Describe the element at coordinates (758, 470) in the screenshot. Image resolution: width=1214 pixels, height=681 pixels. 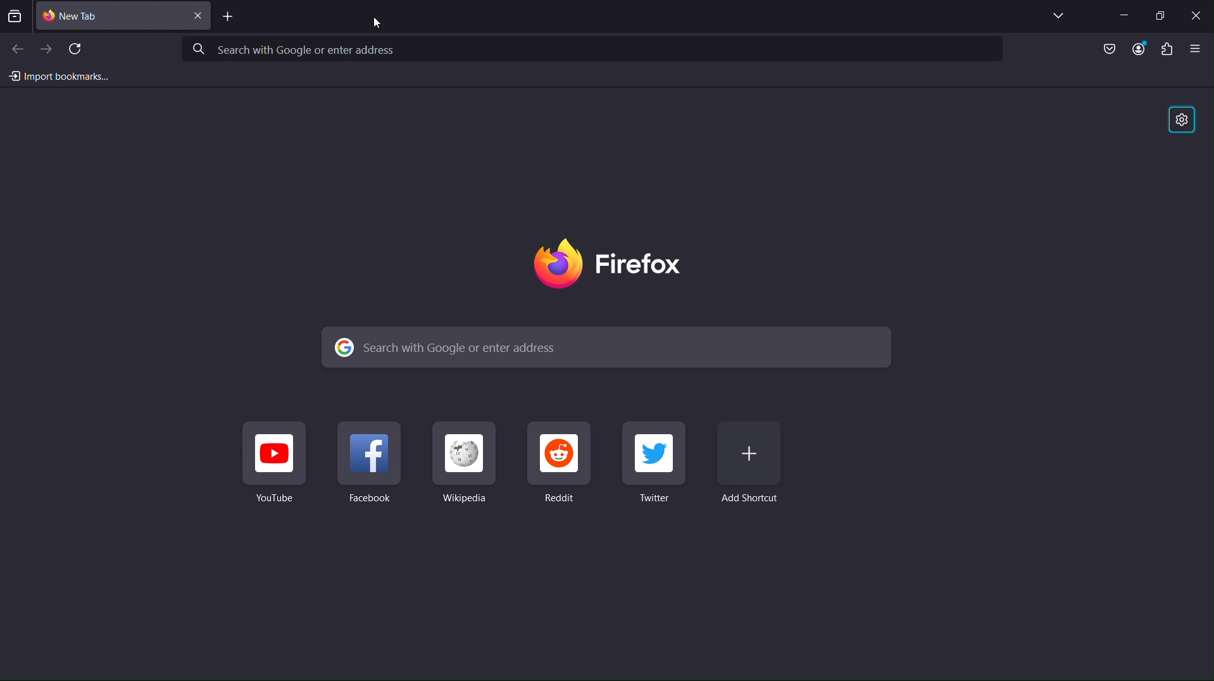
I see `Add Shortcut` at that location.